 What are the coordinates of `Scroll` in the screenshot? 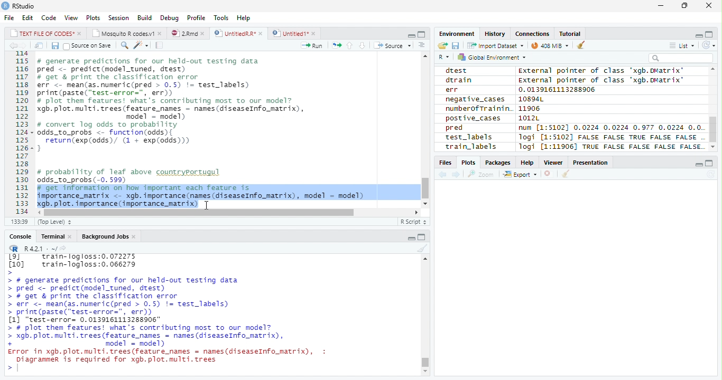 It's located at (425, 129).